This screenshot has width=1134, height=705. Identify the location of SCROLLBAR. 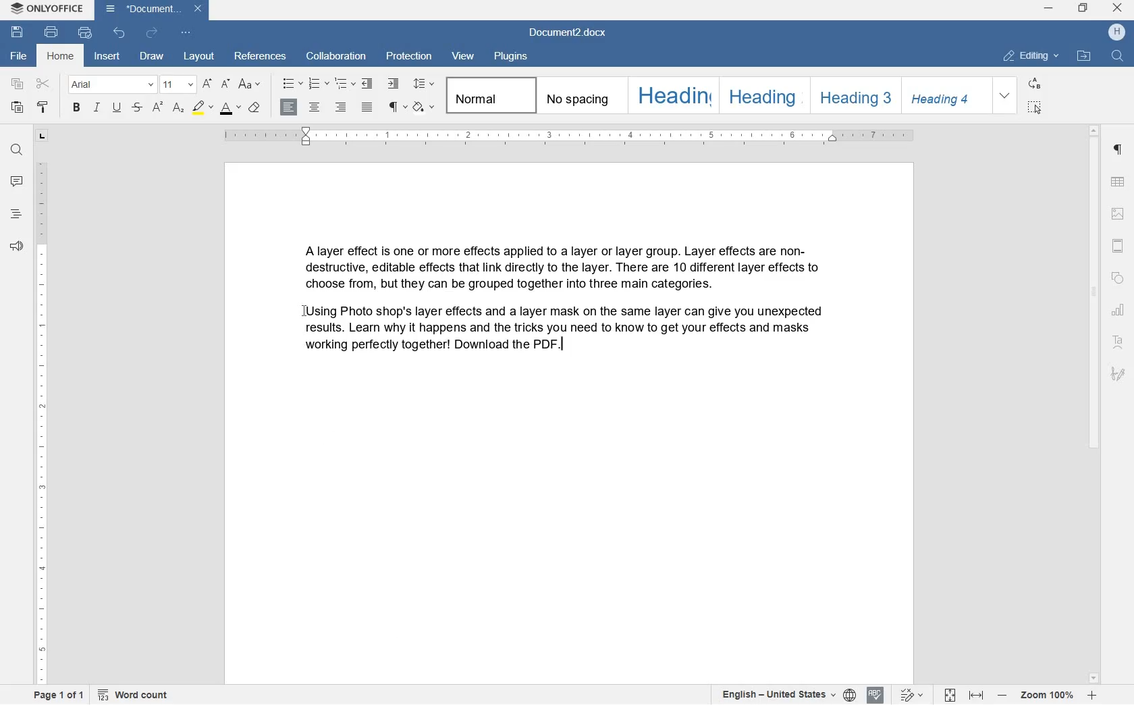
(1094, 404).